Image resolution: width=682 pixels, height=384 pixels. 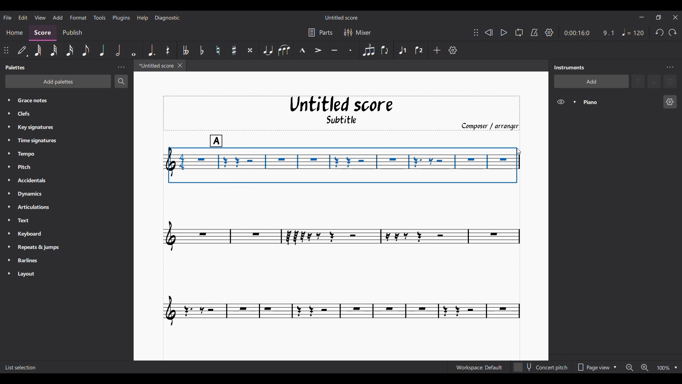 I want to click on Score section, current selection highlighted, so click(x=44, y=32).